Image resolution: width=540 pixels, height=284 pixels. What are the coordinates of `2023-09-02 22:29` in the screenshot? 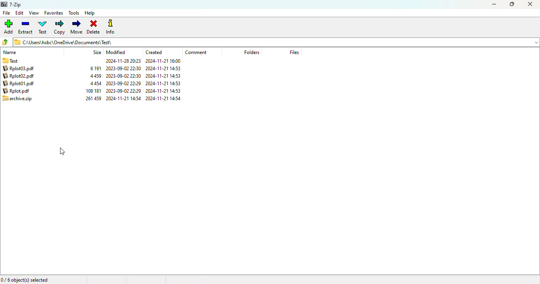 It's located at (125, 91).